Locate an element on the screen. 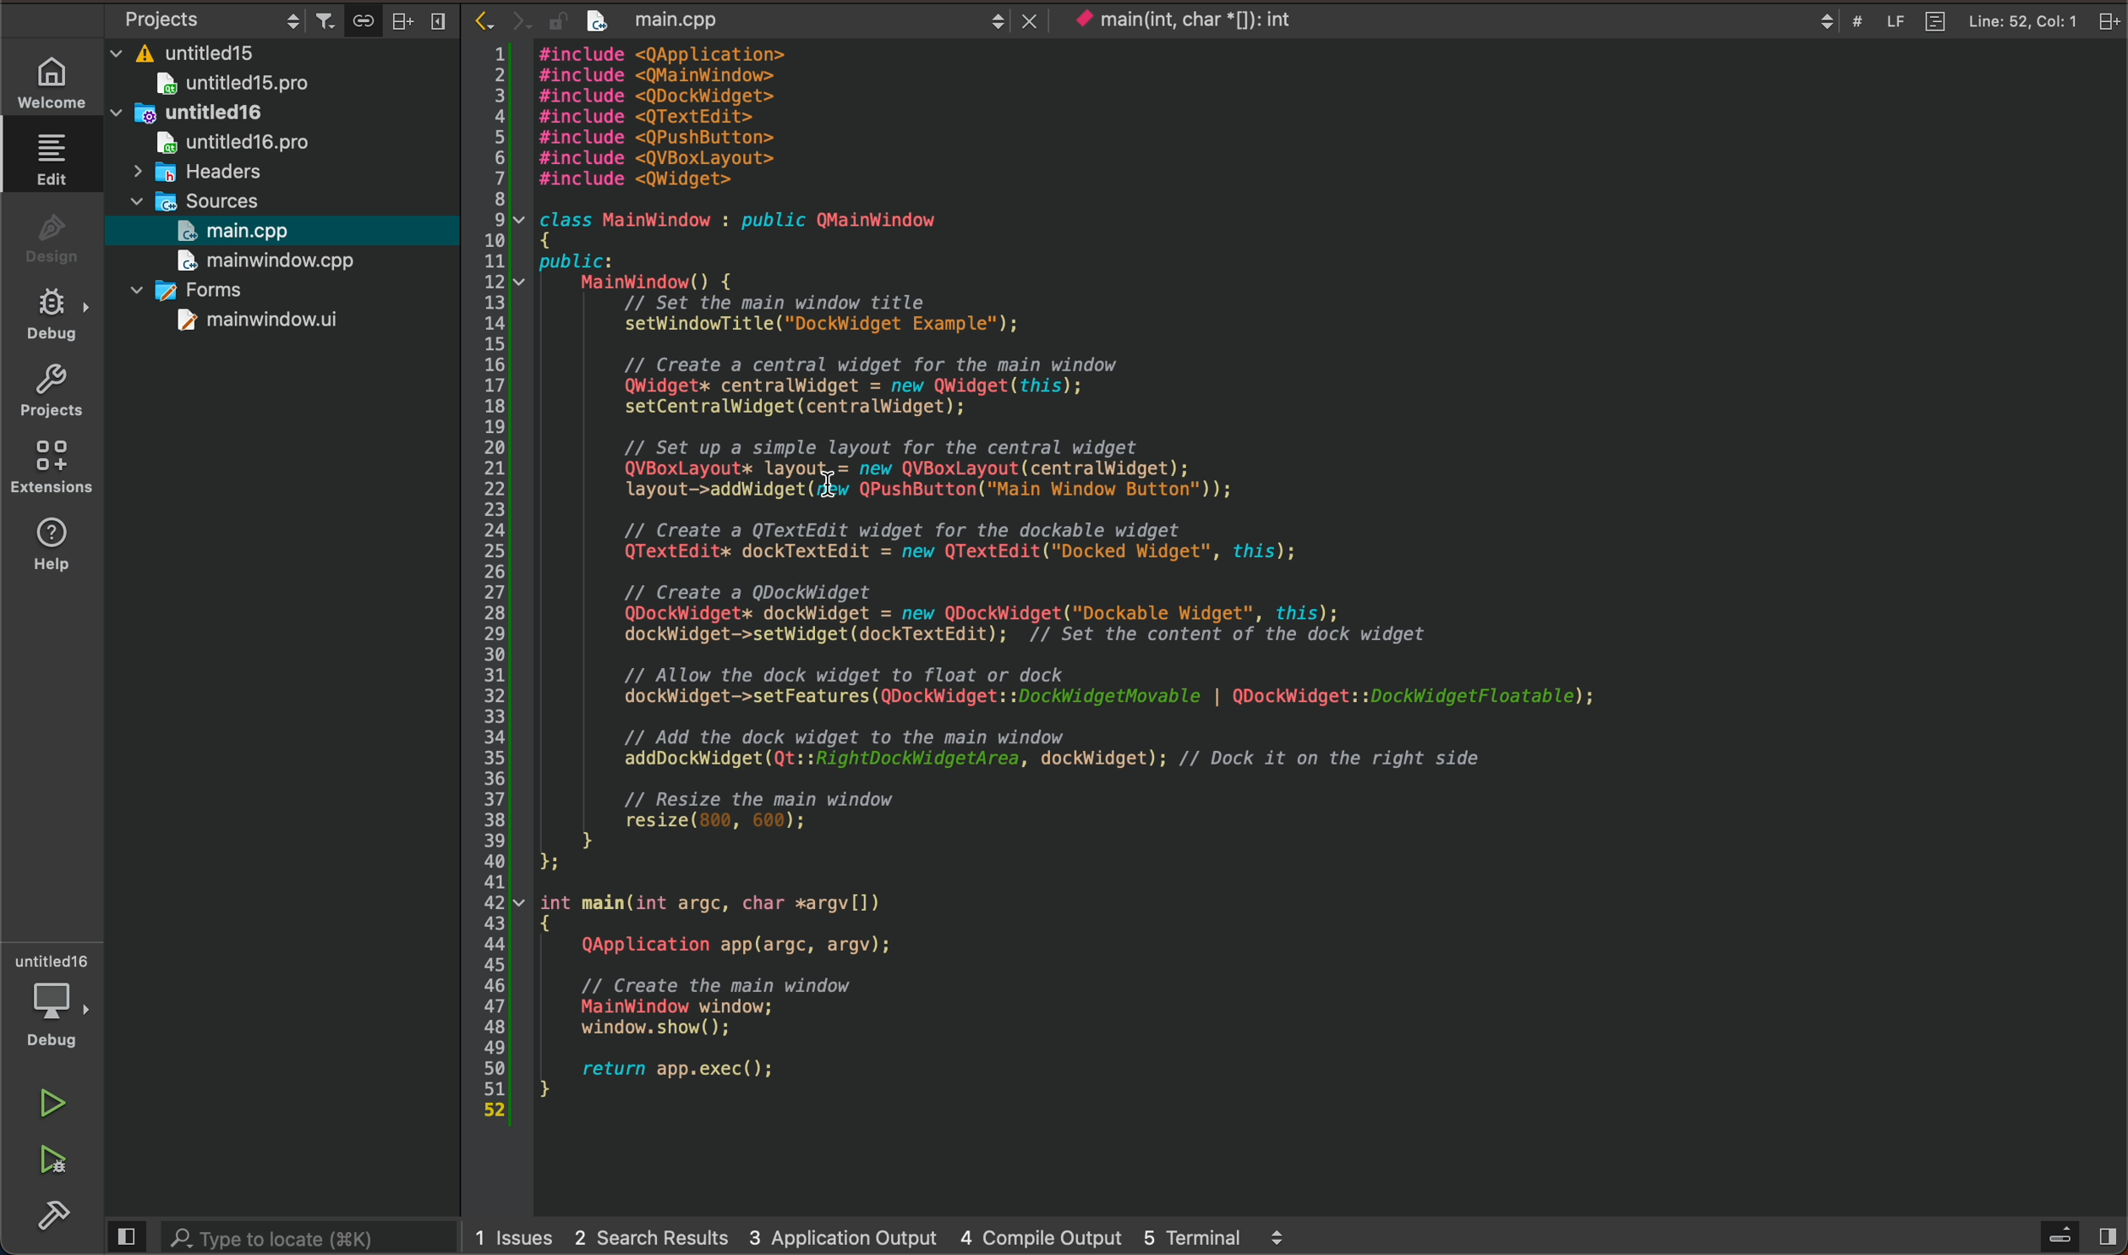 The width and height of the screenshot is (2128, 1255). mainwindow is located at coordinates (256, 322).